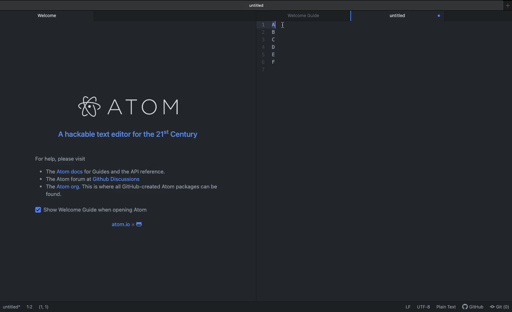 This screenshot has width=512, height=312. Describe the element at coordinates (94, 209) in the screenshot. I see `Show welcome guide when opening Atom` at that location.